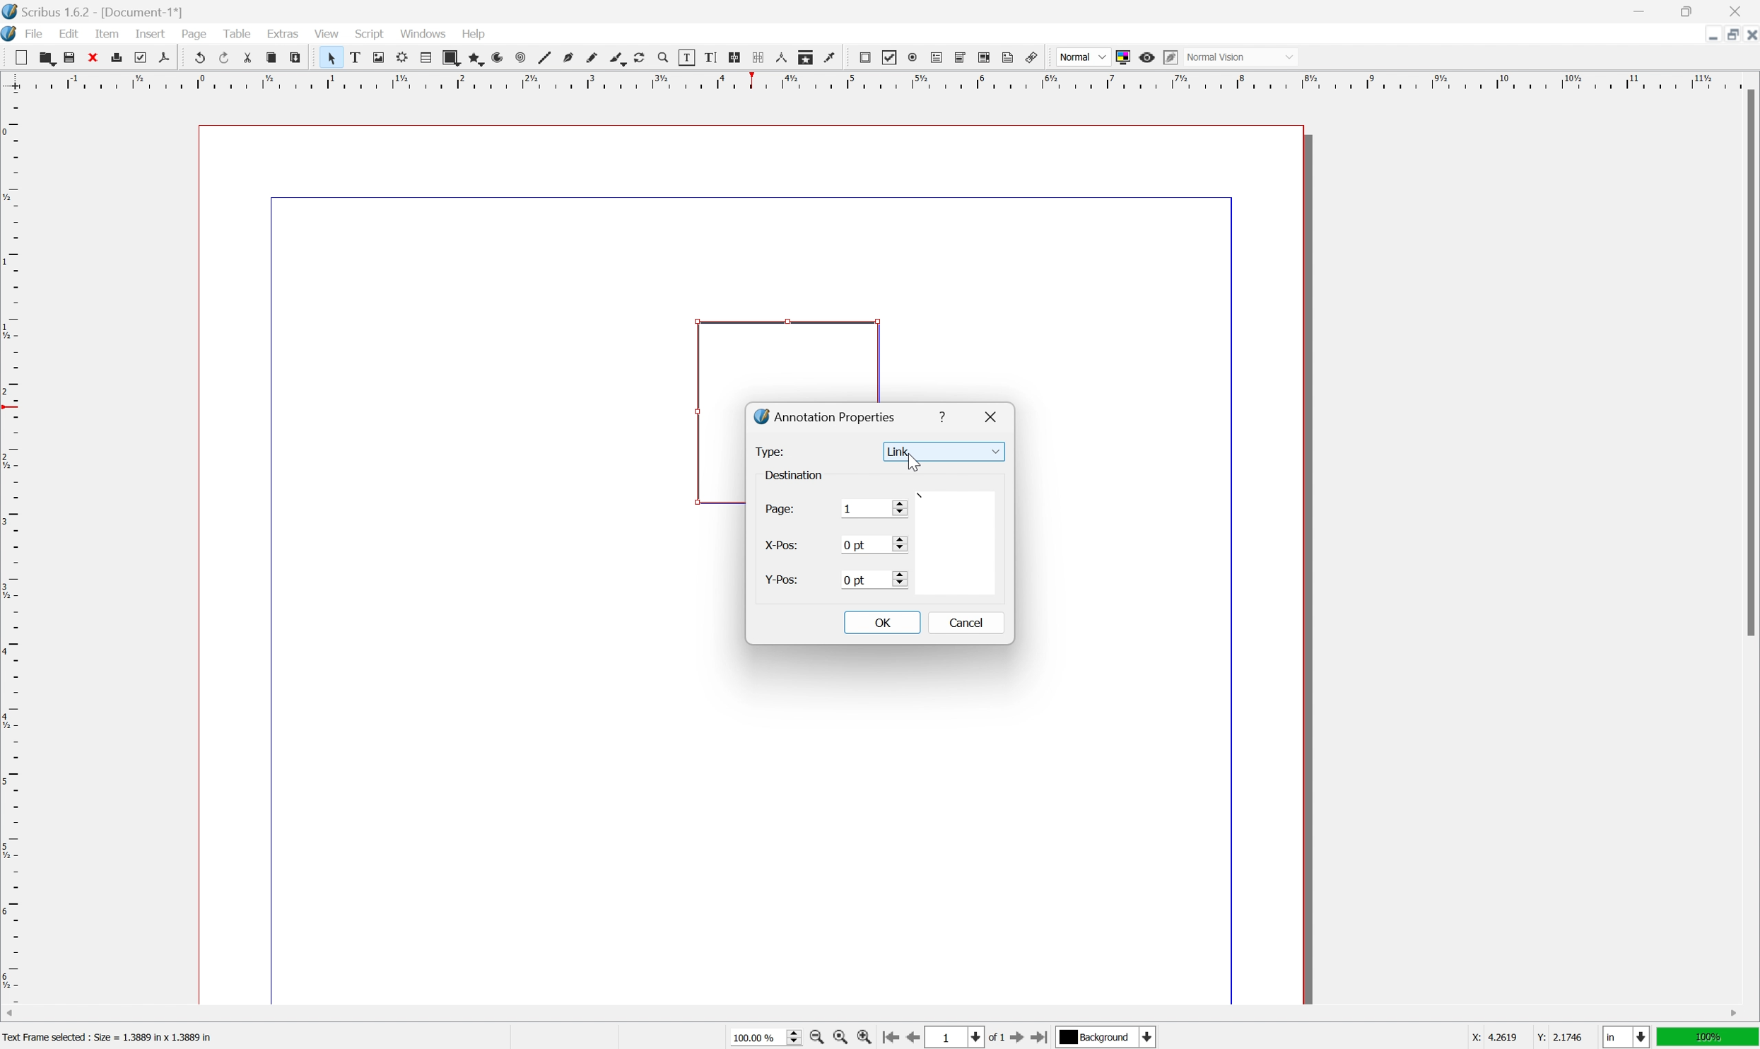 This screenshot has height=1049, width=1760. Describe the element at coordinates (782, 546) in the screenshot. I see `X-pos:` at that location.